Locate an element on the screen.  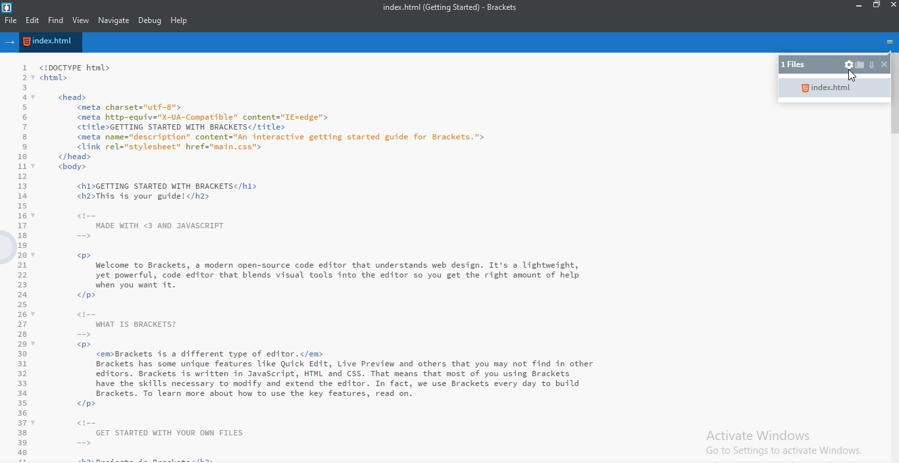
close is located at coordinates (879, 64).